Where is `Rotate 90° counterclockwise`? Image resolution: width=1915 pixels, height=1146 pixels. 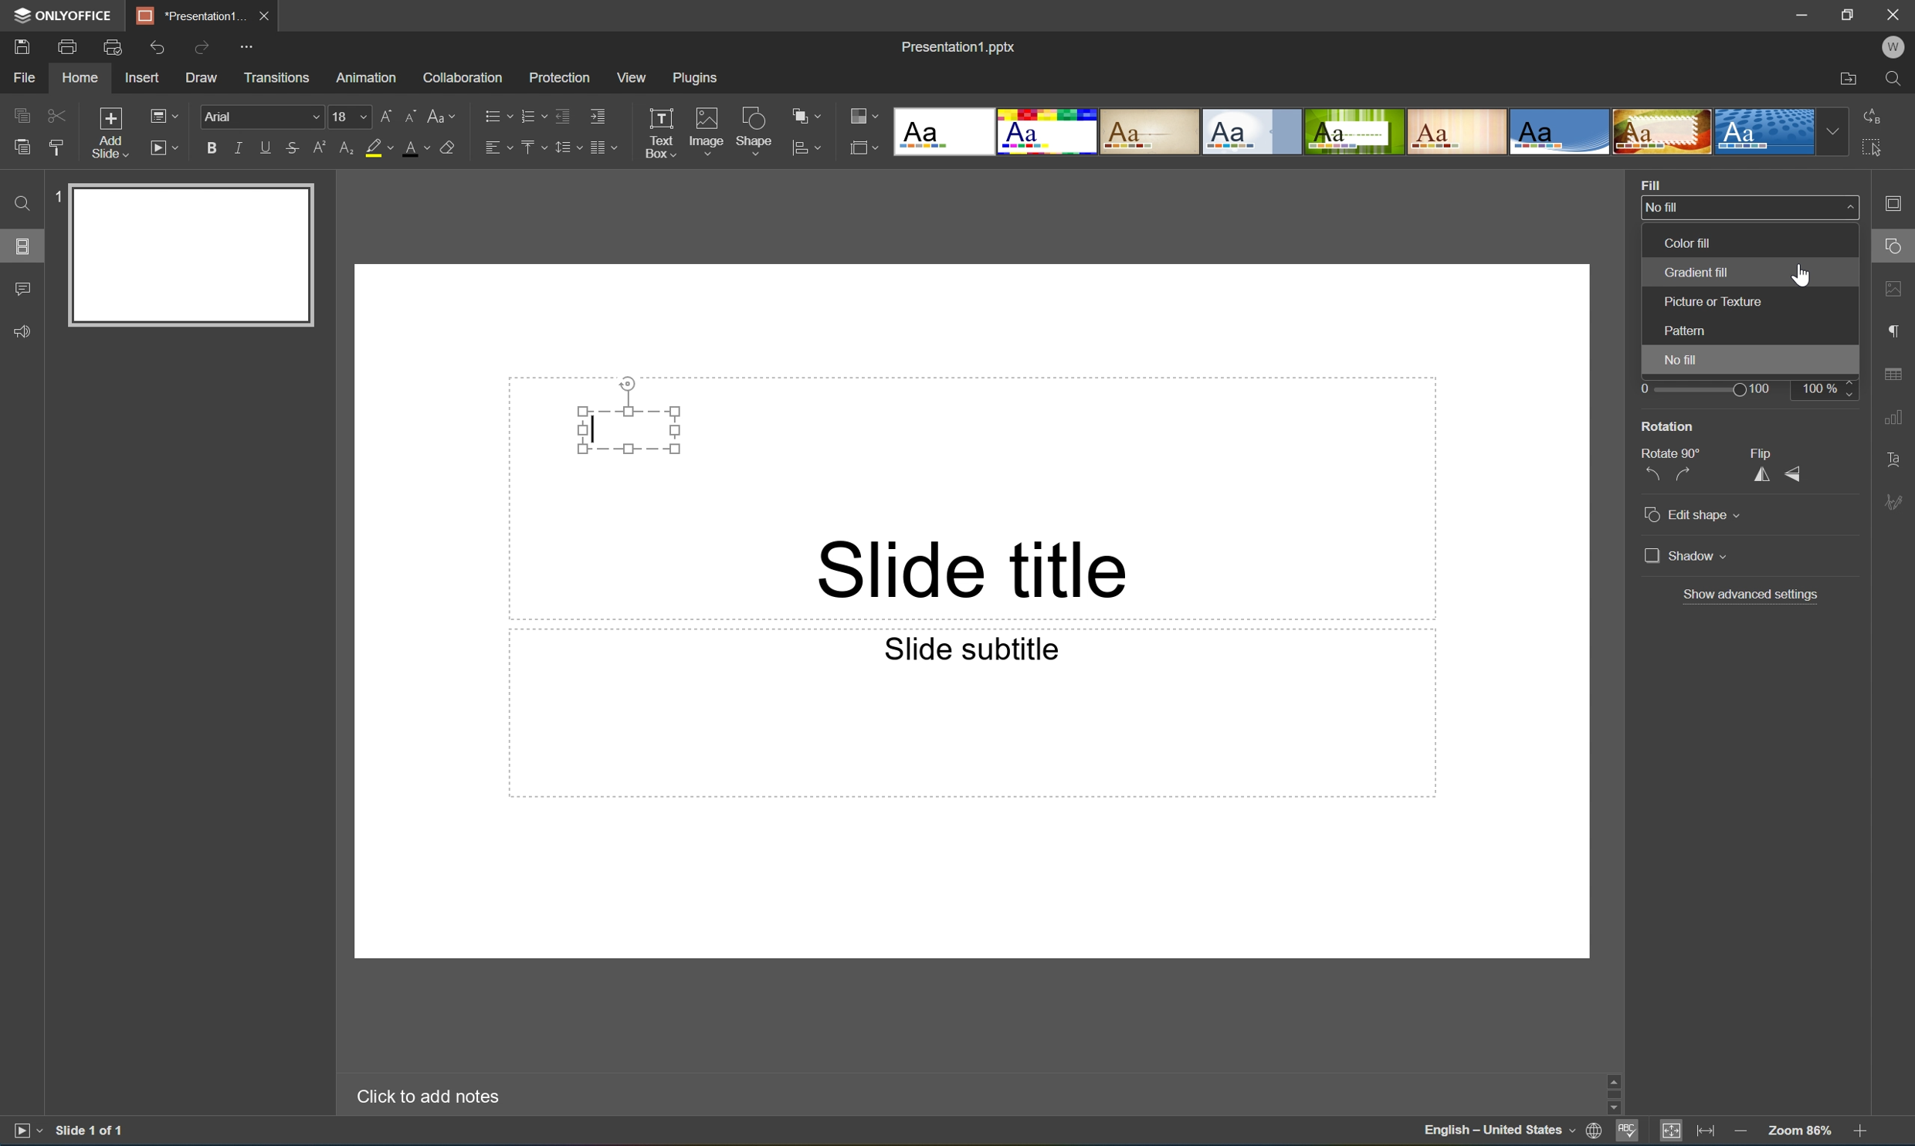 Rotate 90° counterclockwise is located at coordinates (1649, 475).